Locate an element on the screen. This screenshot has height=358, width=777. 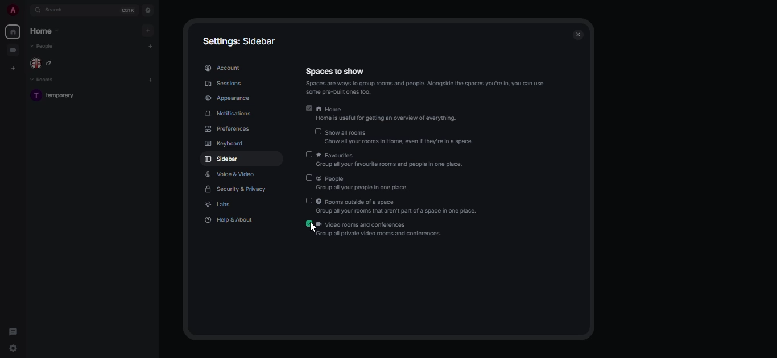
labs is located at coordinates (221, 205).